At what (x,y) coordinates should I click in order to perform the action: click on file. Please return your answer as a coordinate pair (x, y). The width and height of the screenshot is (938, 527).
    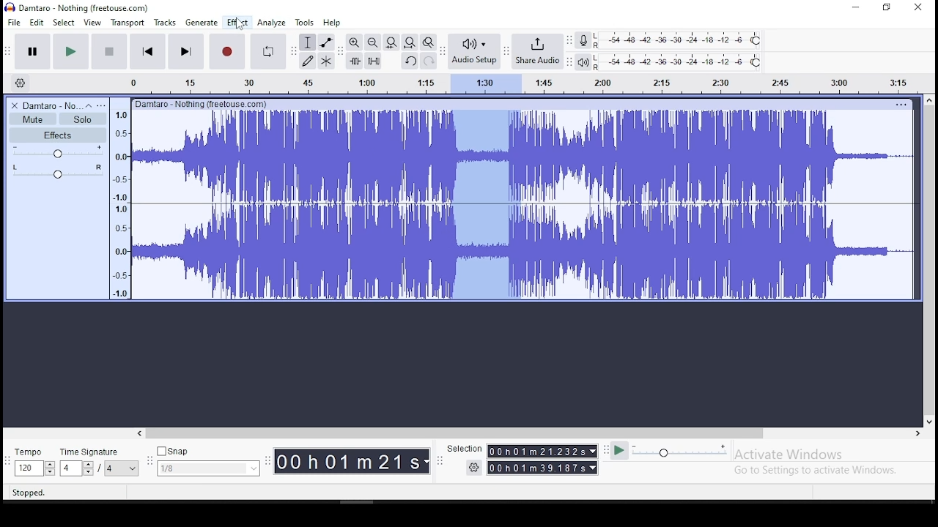
    Looking at the image, I should click on (15, 22).